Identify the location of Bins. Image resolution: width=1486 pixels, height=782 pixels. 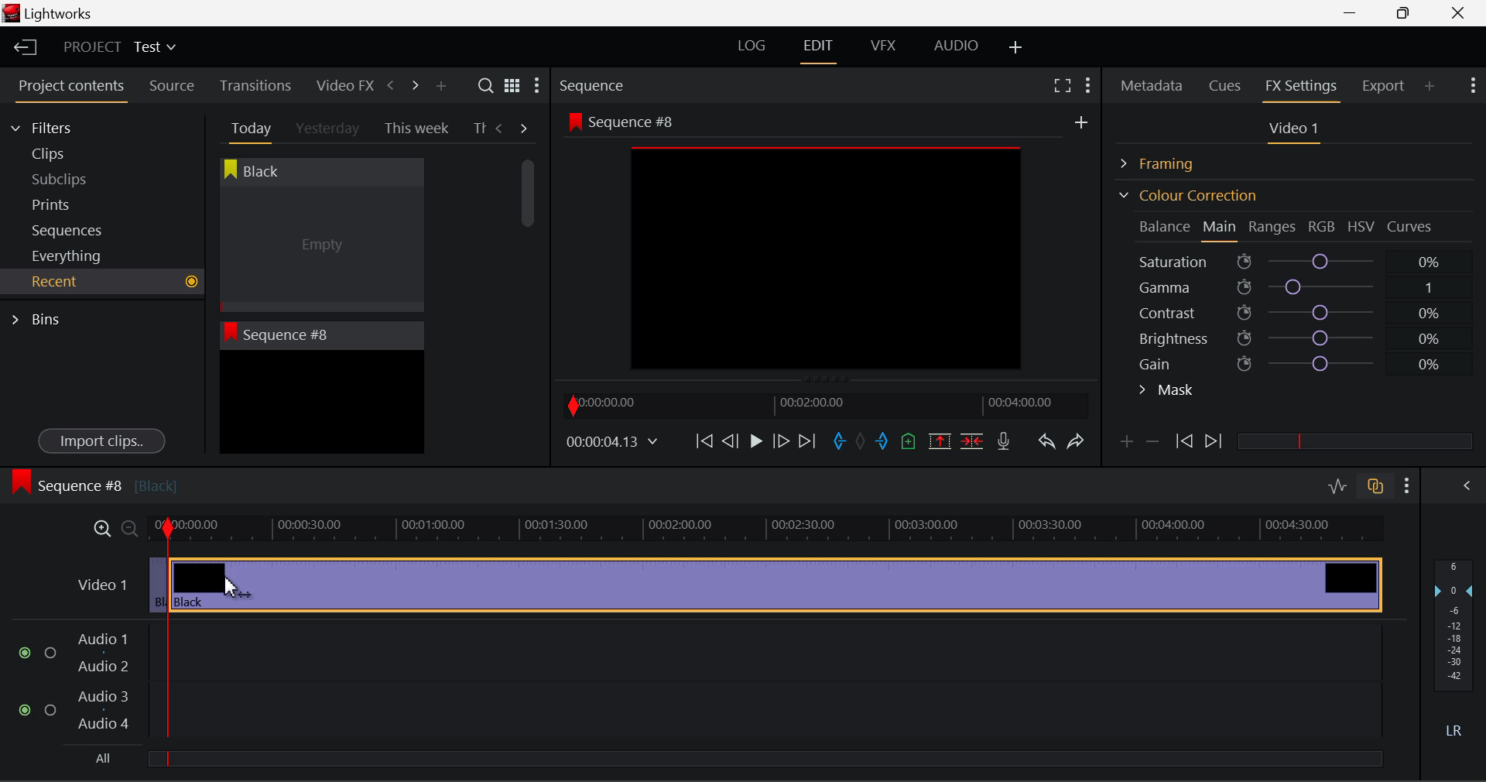
(41, 317).